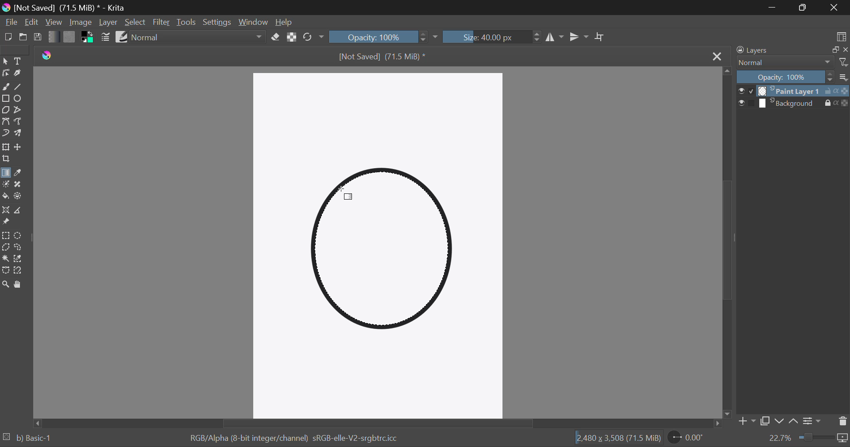 This screenshot has width=850, height=447. What do you see at coordinates (6, 258) in the screenshot?
I see `Continuous Selection` at bounding box center [6, 258].